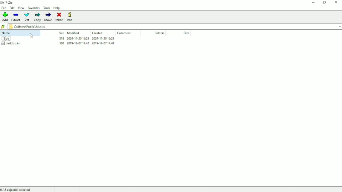 The height and width of the screenshot is (192, 342). What do you see at coordinates (29, 27) in the screenshot?
I see `C:\Users\Public\Music\.` at bounding box center [29, 27].